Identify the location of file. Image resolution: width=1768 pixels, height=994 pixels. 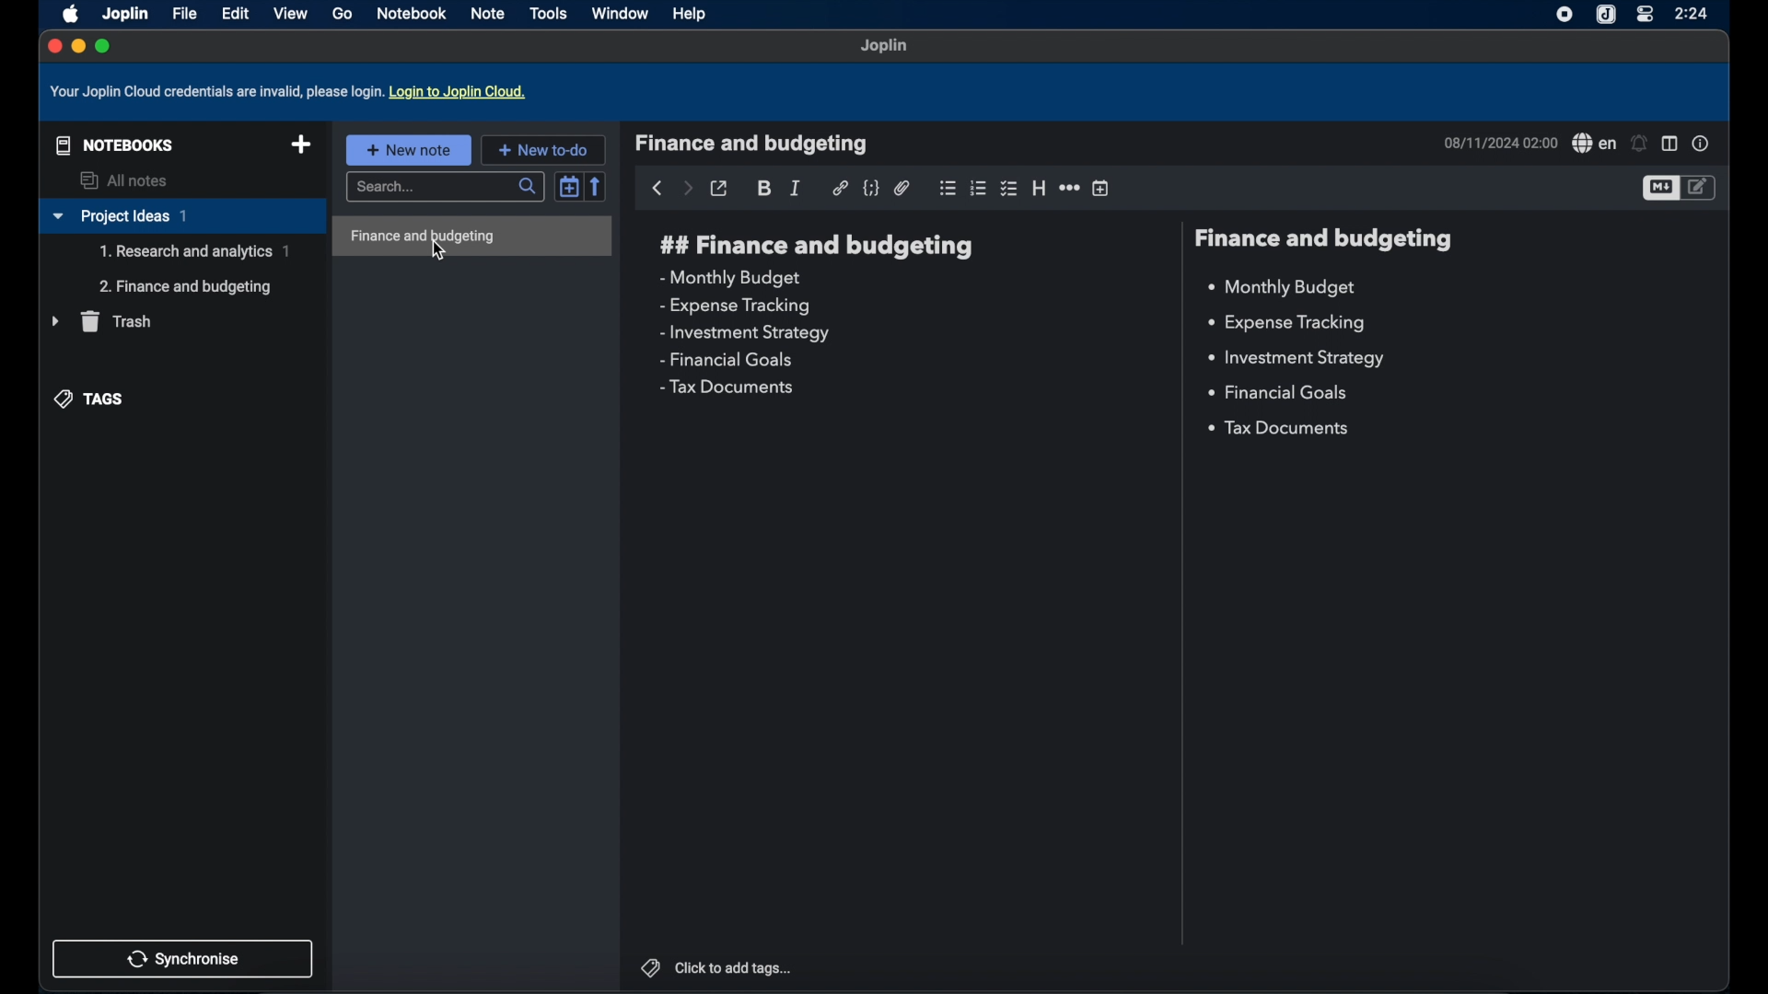
(184, 14).